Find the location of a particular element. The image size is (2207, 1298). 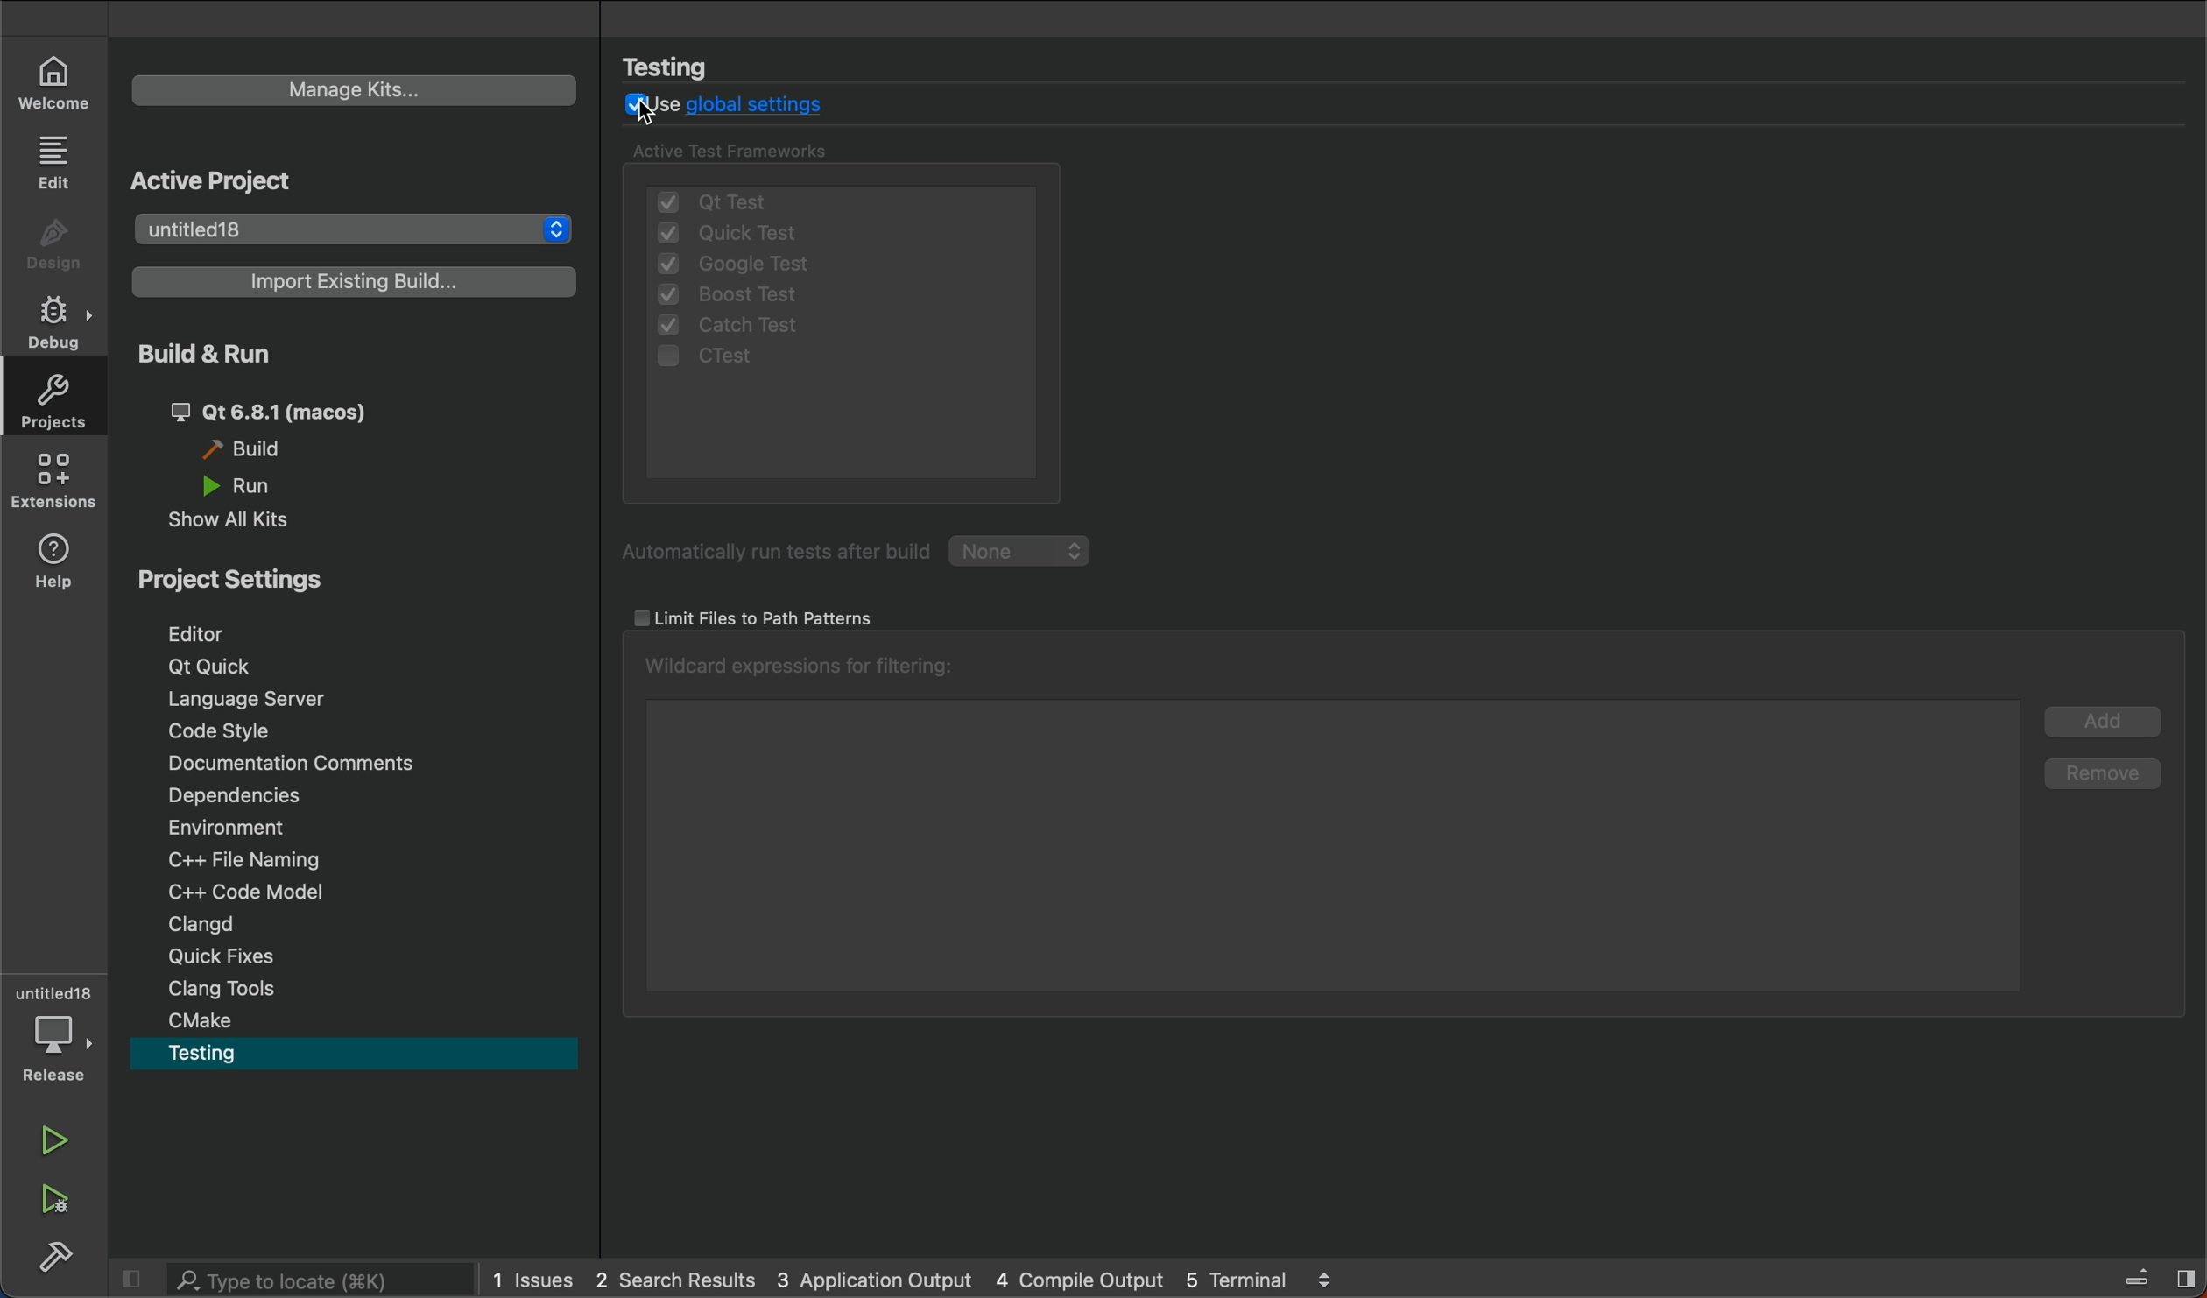

limit tests is located at coordinates (756, 616).